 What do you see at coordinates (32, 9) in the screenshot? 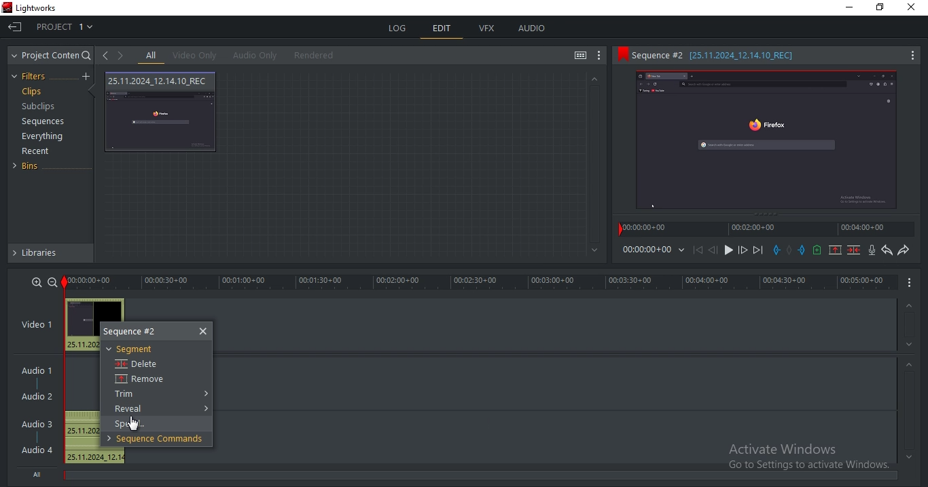
I see `app title` at bounding box center [32, 9].